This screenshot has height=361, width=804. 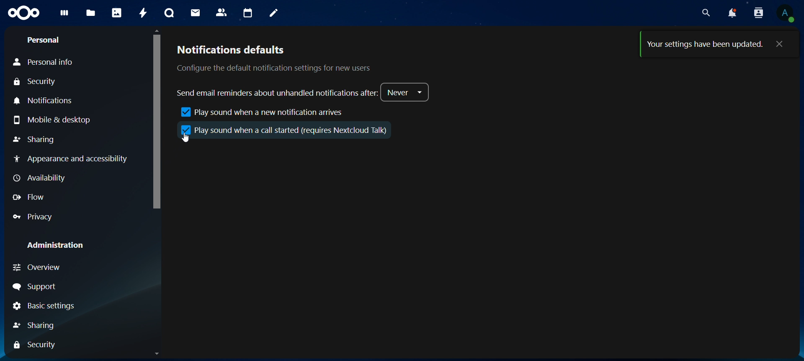 What do you see at coordinates (25, 13) in the screenshot?
I see `Icon` at bounding box center [25, 13].